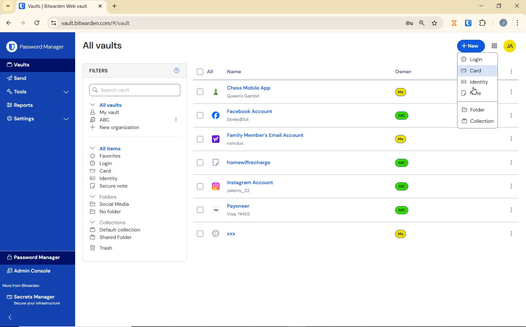 This screenshot has width=526, height=327. I want to click on All, so click(206, 72).